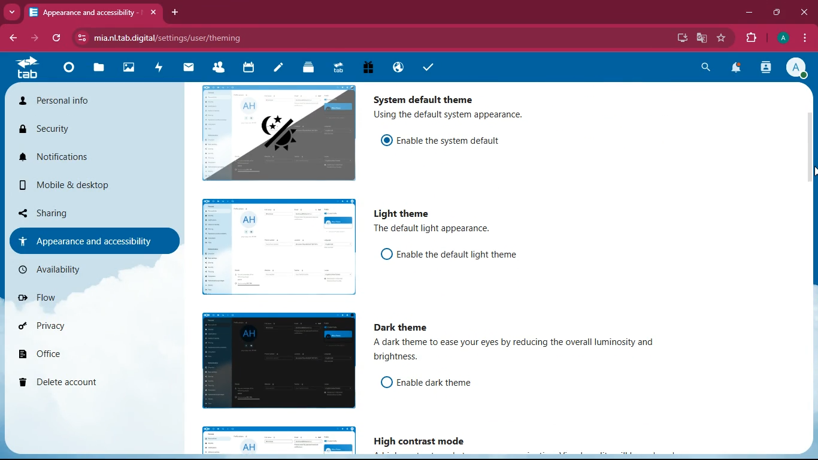 This screenshot has height=460, width=818. What do you see at coordinates (100, 69) in the screenshot?
I see `files` at bounding box center [100, 69].